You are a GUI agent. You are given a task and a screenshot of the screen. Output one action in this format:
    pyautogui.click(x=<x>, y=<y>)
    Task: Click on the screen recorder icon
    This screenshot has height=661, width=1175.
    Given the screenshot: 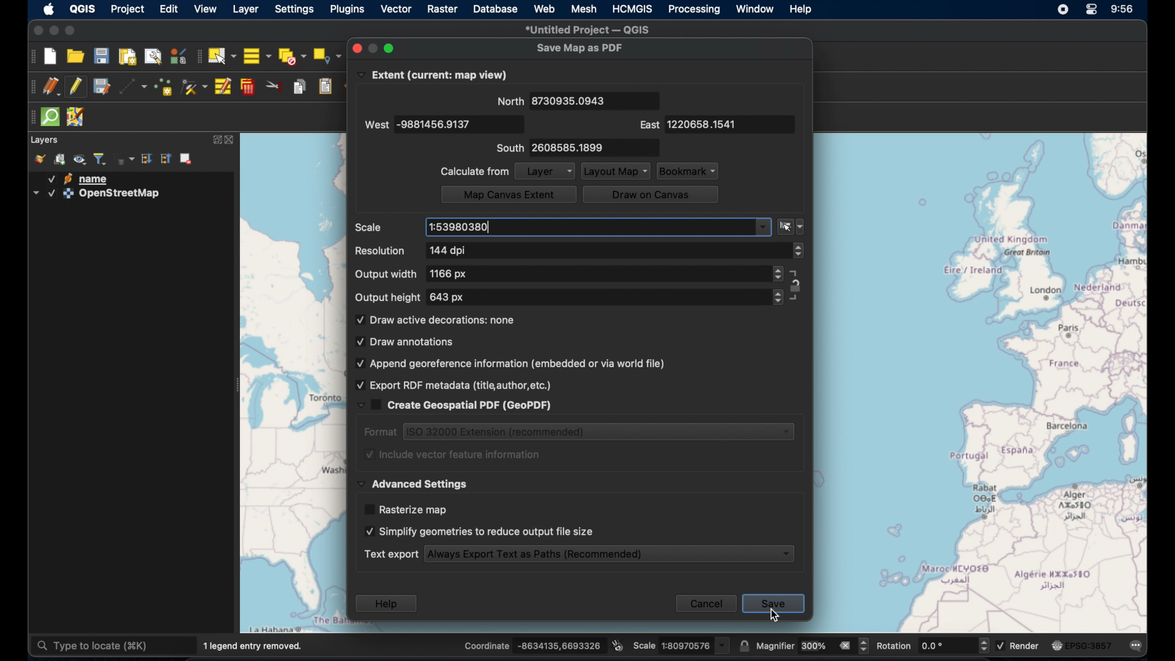 What is the action you would take?
    pyautogui.click(x=1062, y=10)
    